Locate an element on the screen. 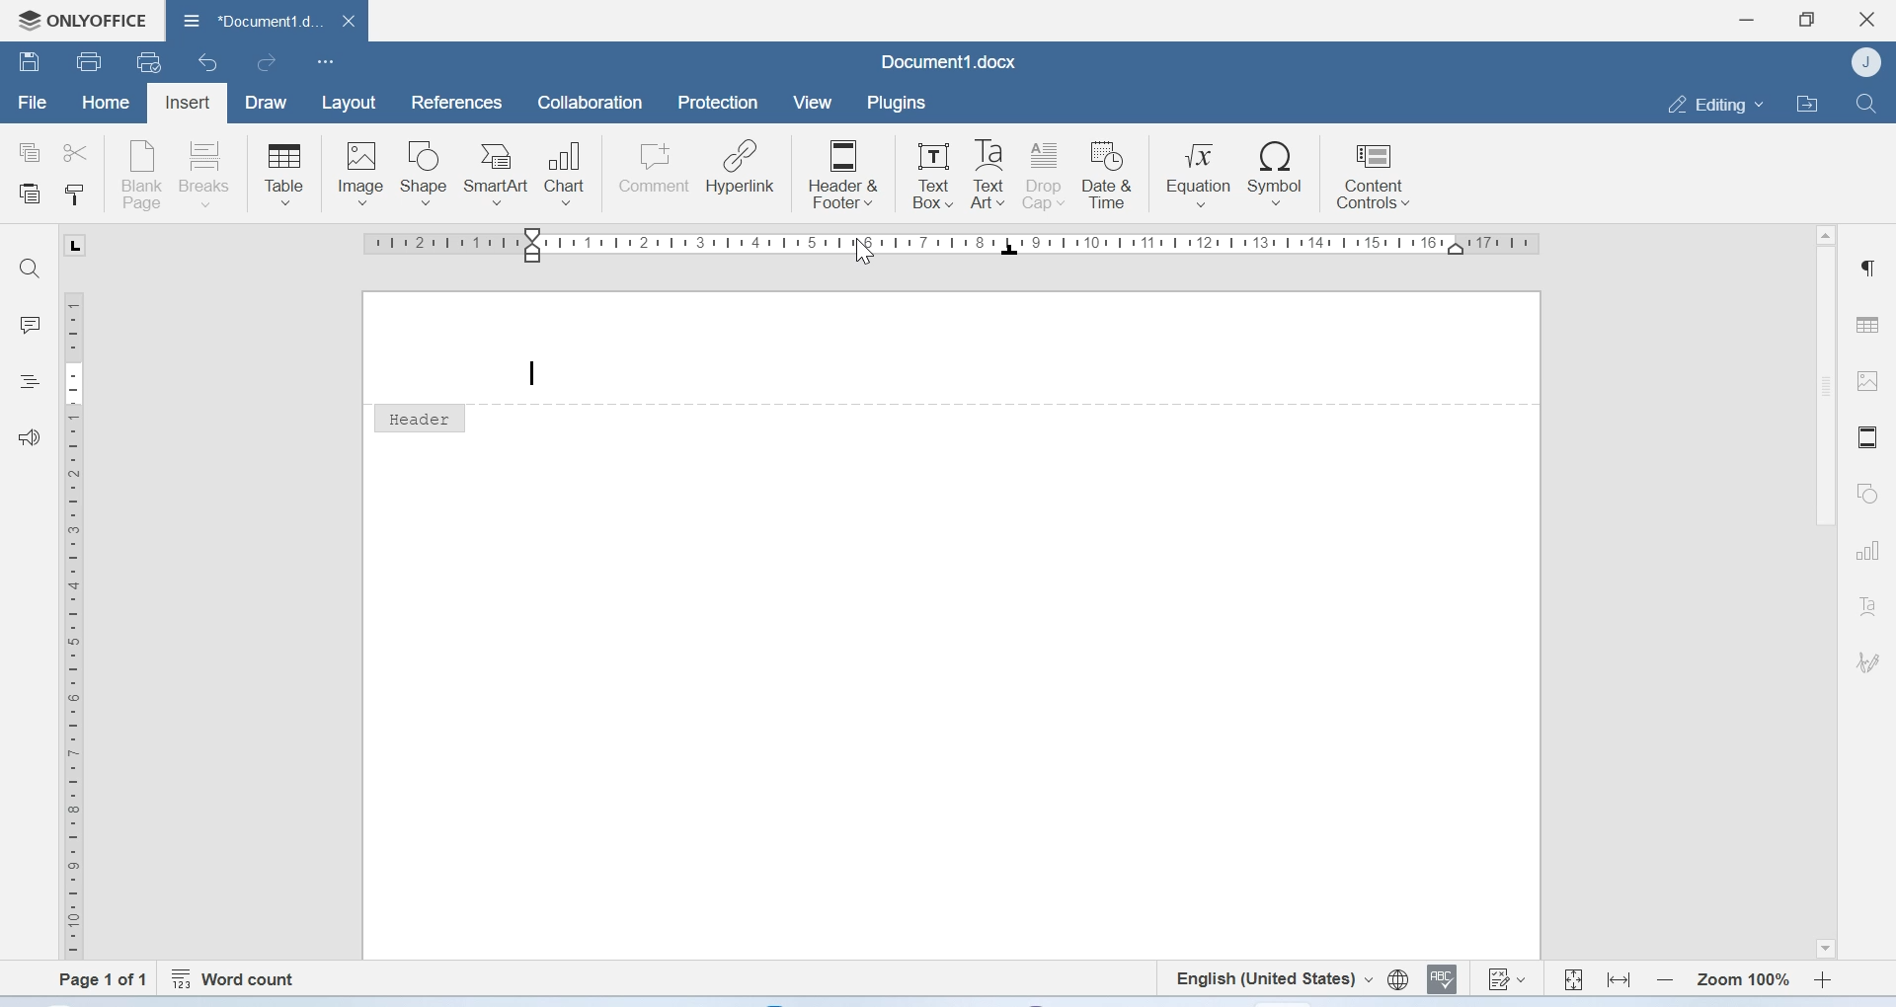 The image size is (1896, 1007). Editing is located at coordinates (1710, 103).